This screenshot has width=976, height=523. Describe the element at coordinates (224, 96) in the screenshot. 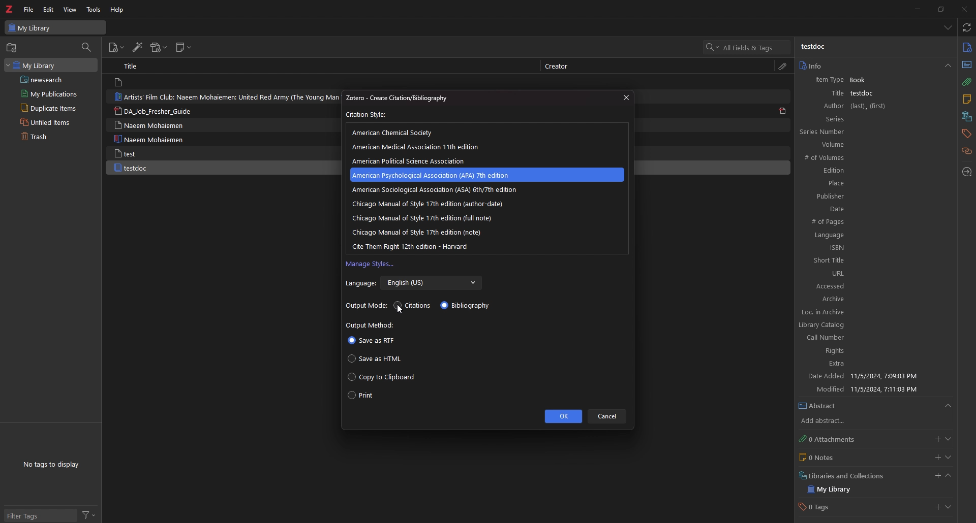

I see `Artists’ Film Club: Naeem Mohaiemen: United Red Army` at that location.